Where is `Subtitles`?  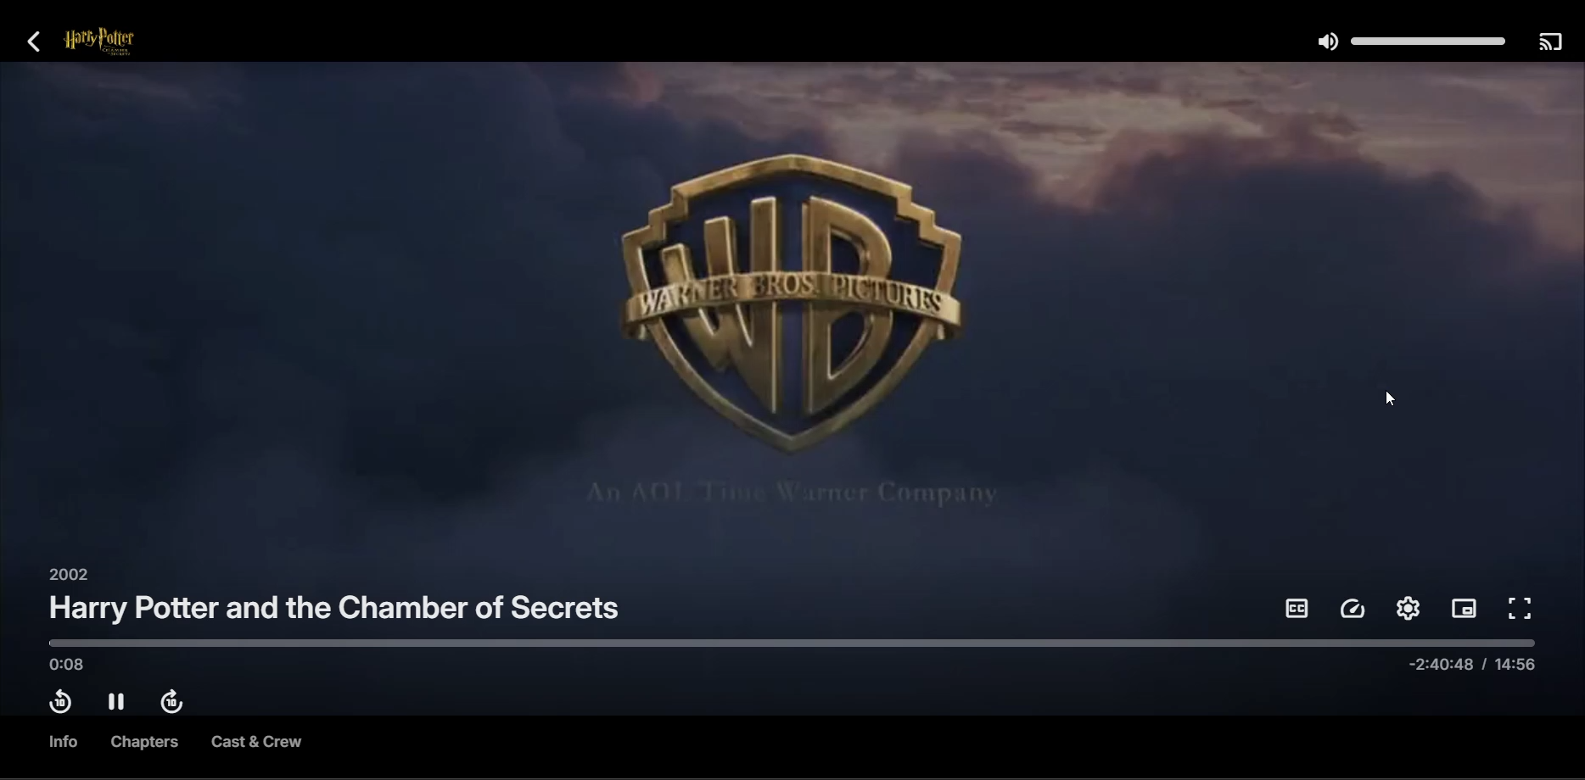
Subtitles is located at coordinates (1297, 609).